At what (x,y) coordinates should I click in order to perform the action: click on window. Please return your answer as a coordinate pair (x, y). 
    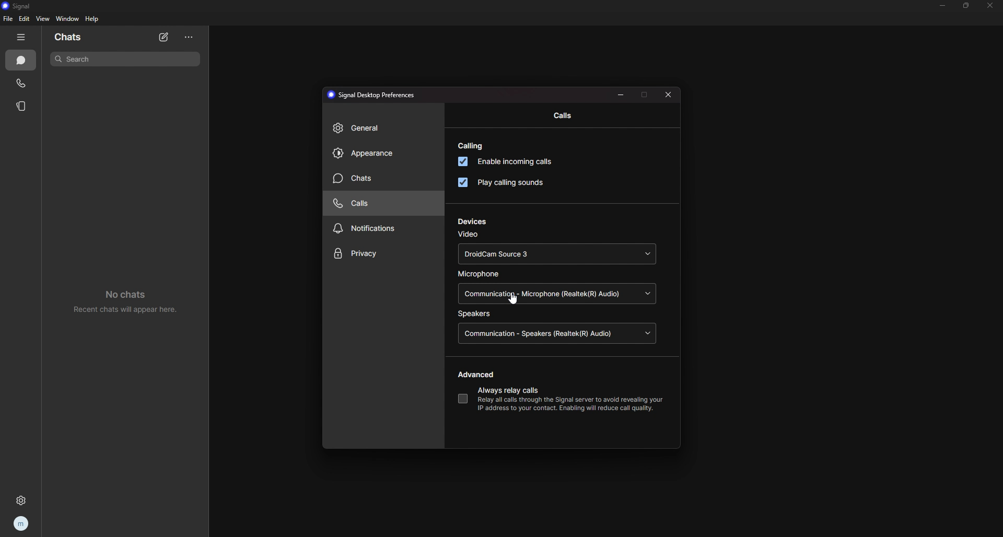
    Looking at the image, I should click on (68, 18).